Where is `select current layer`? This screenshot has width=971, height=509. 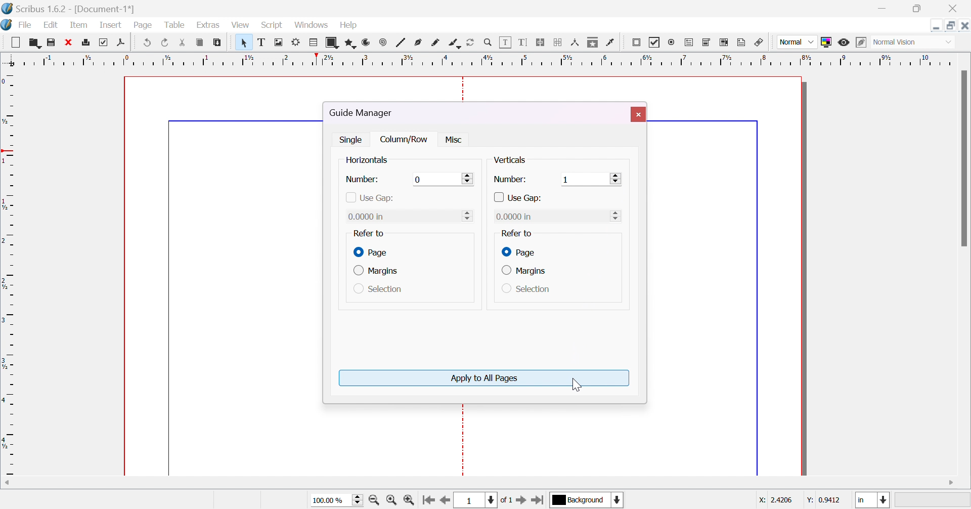
select current layer is located at coordinates (617, 499).